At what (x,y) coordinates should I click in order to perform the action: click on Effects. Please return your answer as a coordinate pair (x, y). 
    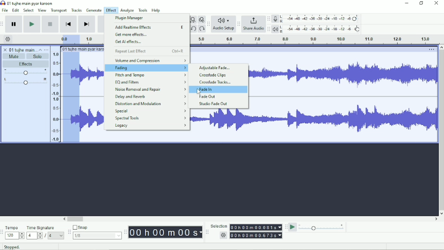
    Looking at the image, I should click on (26, 64).